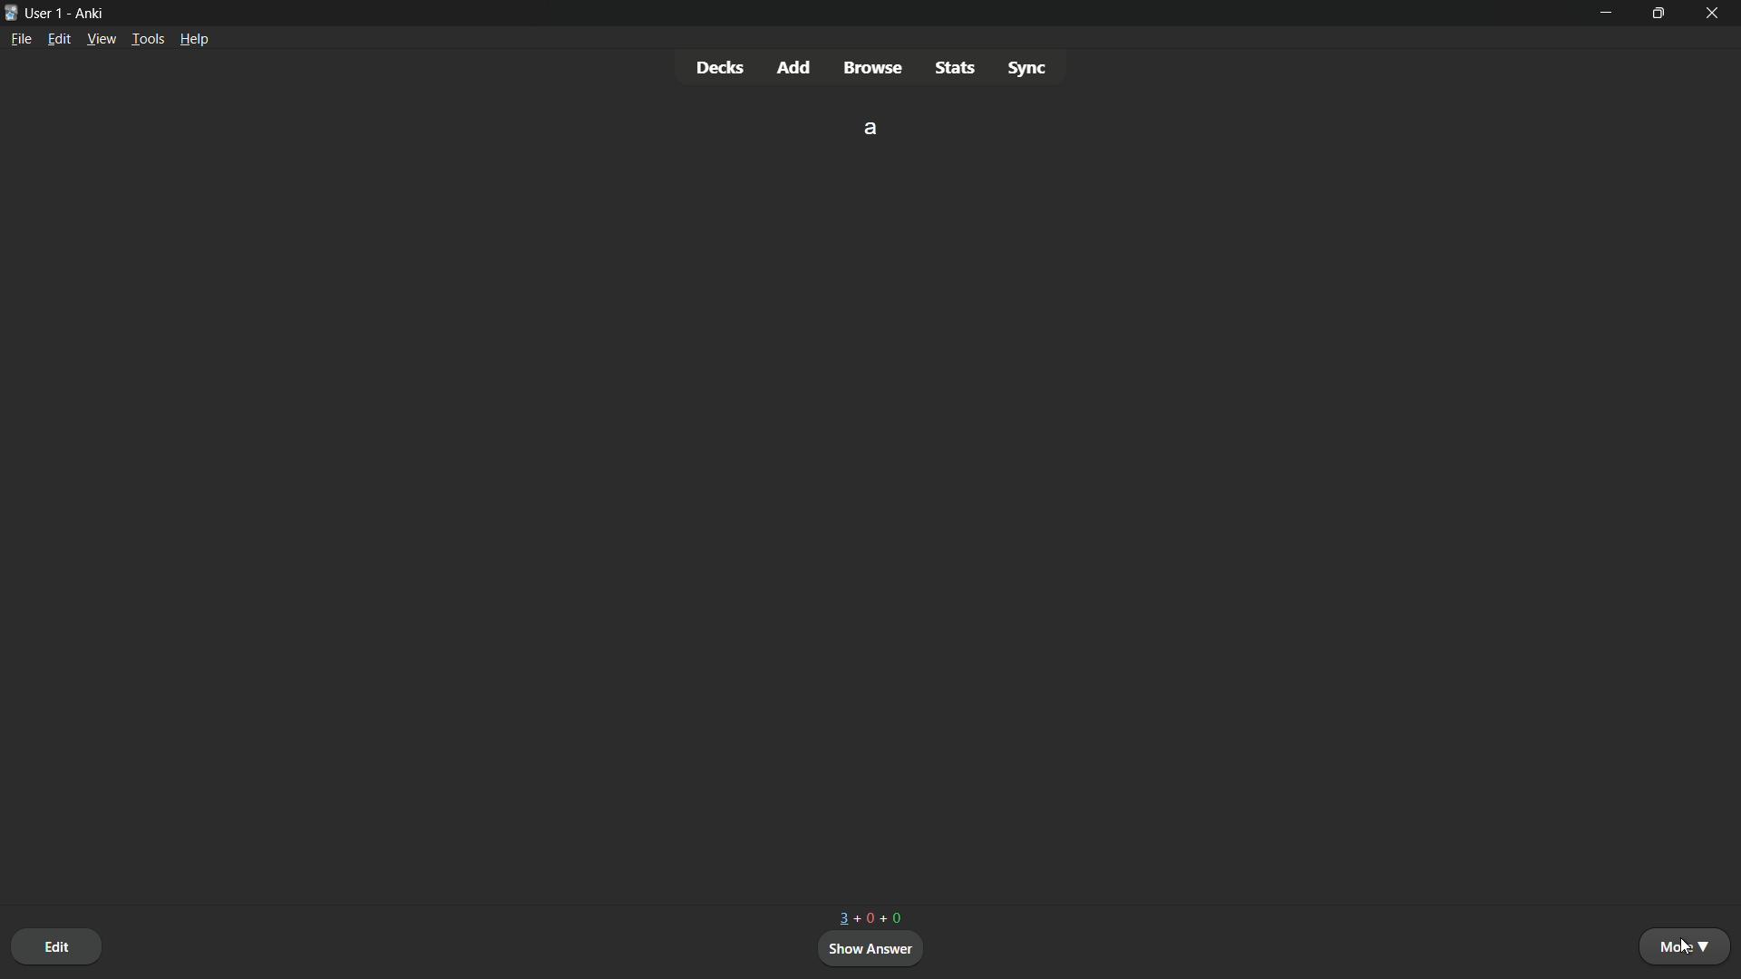 The height and width of the screenshot is (979, 1741). I want to click on decks, so click(719, 66).